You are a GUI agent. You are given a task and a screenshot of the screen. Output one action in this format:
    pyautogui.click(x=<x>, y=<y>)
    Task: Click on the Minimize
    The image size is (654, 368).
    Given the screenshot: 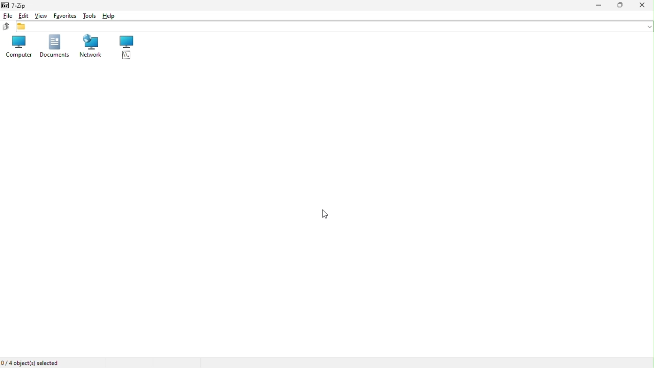 What is the action you would take?
    pyautogui.click(x=599, y=5)
    